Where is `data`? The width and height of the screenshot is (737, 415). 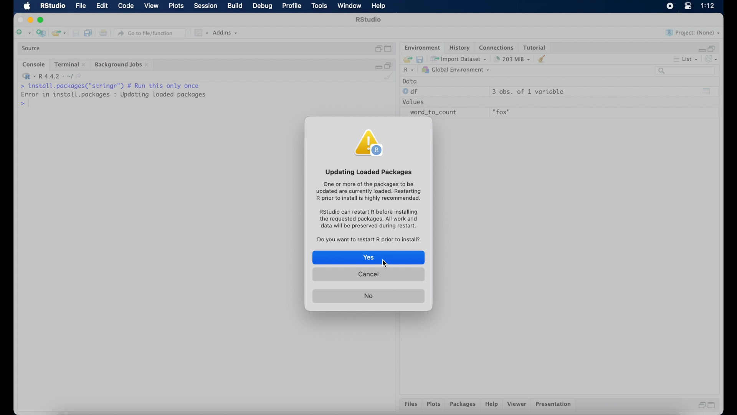
data is located at coordinates (410, 81).